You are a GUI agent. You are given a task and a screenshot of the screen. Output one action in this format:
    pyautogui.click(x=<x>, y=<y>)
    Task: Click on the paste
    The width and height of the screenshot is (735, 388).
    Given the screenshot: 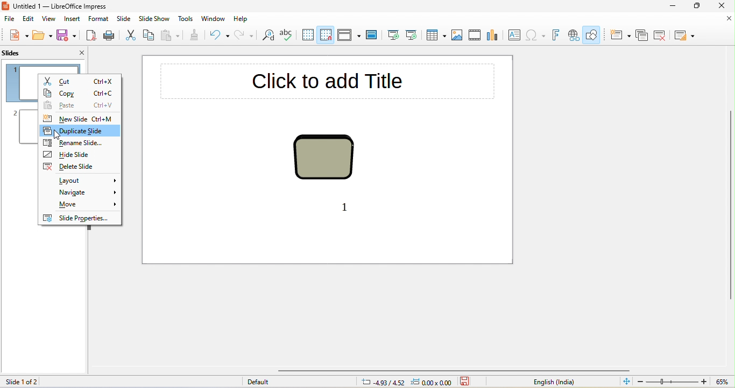 What is the action you would take?
    pyautogui.click(x=171, y=37)
    